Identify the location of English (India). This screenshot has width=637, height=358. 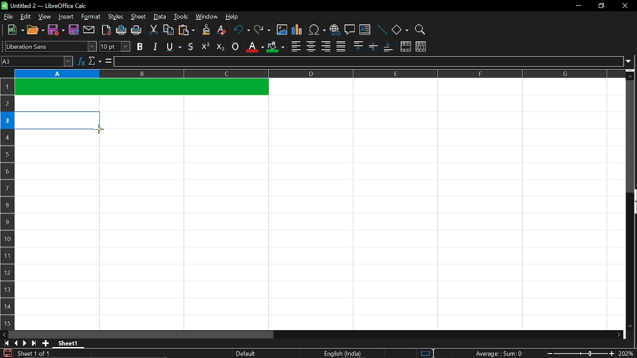
(343, 354).